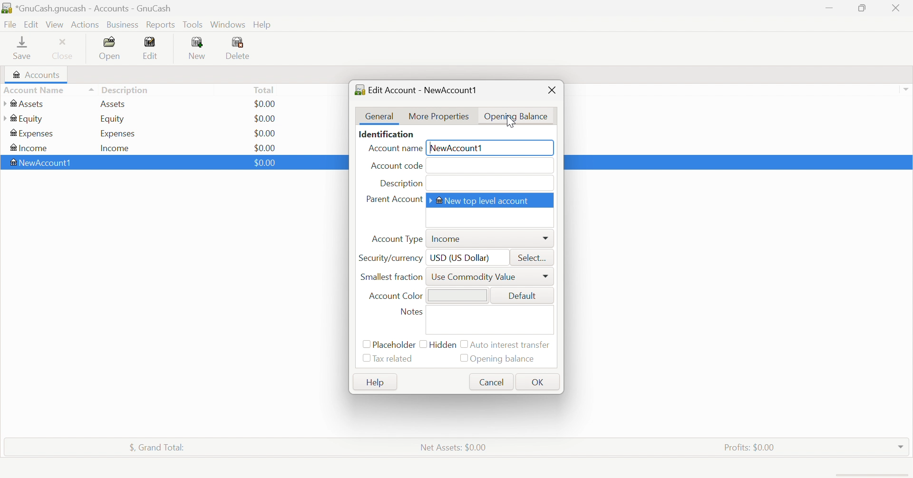 Image resolution: width=913 pixels, height=478 pixels. I want to click on Checkbox, so click(461, 358).